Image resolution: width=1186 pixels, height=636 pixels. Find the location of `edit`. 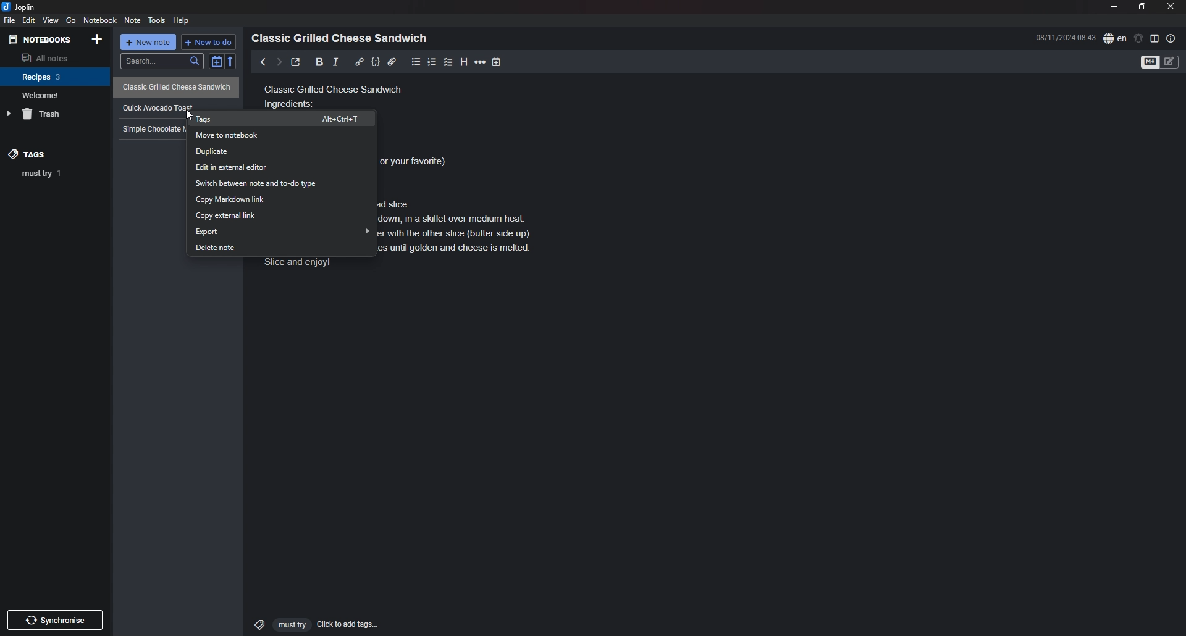

edit is located at coordinates (28, 20).